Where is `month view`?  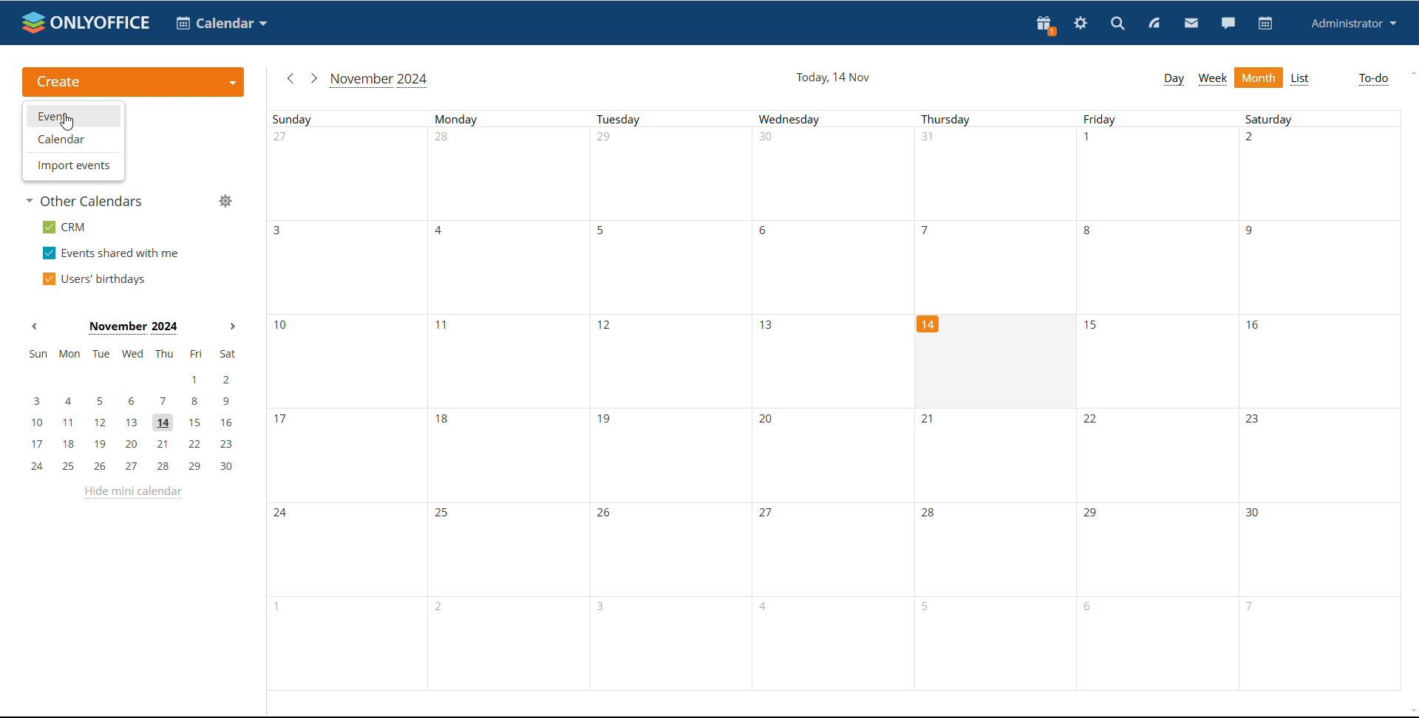 month view is located at coordinates (1258, 77).